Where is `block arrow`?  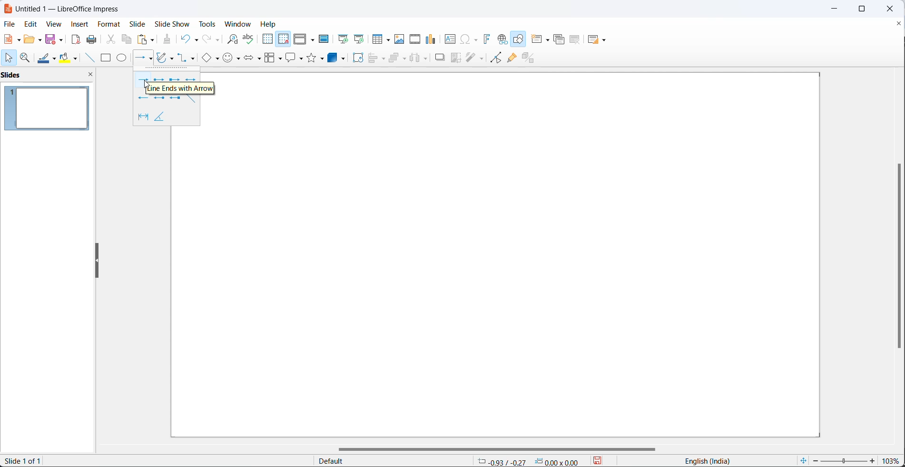 block arrow is located at coordinates (250, 59).